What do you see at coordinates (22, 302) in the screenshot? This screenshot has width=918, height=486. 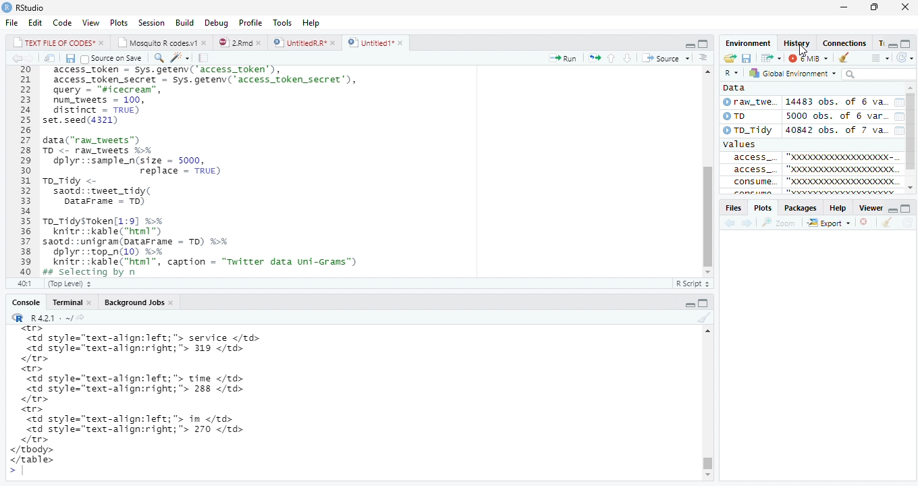 I see `Console` at bounding box center [22, 302].